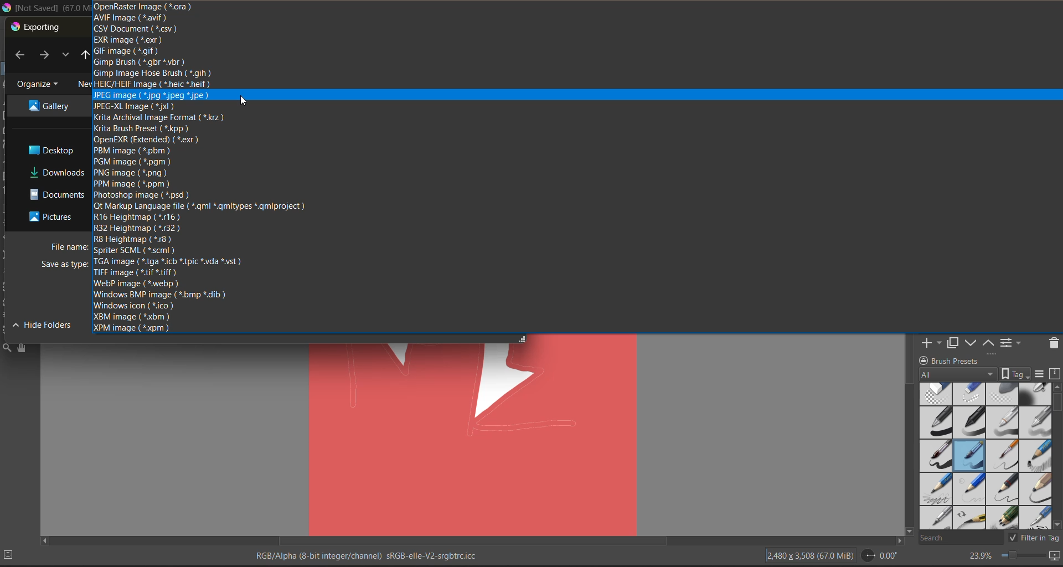 Image resolution: width=1063 pixels, height=567 pixels. What do you see at coordinates (45, 56) in the screenshot?
I see `next` at bounding box center [45, 56].